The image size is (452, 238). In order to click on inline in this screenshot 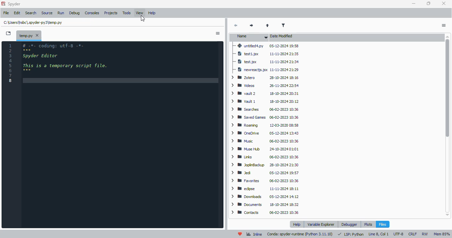, I will do `click(254, 234)`.